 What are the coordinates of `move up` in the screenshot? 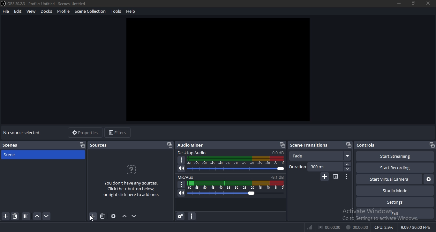 It's located at (125, 216).